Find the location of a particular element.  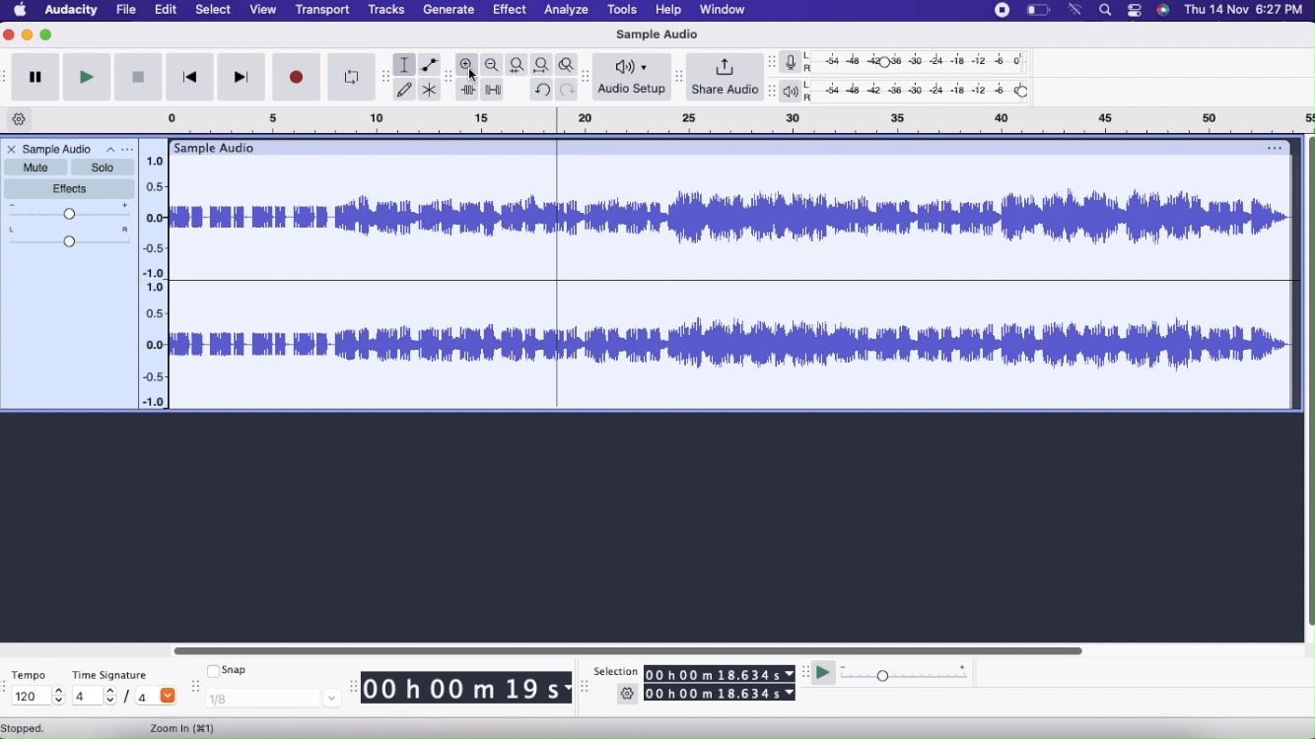

Effects is located at coordinates (69, 190).